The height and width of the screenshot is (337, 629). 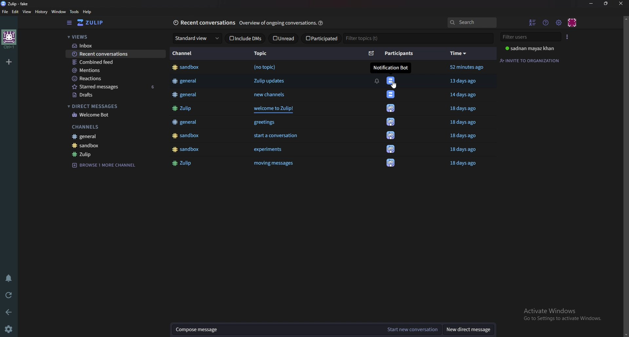 I want to click on Time, so click(x=459, y=53).